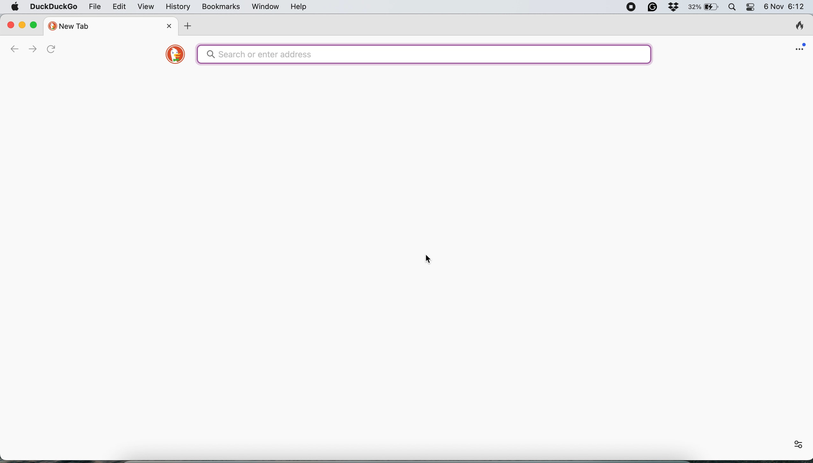  What do you see at coordinates (177, 7) in the screenshot?
I see `history` at bounding box center [177, 7].